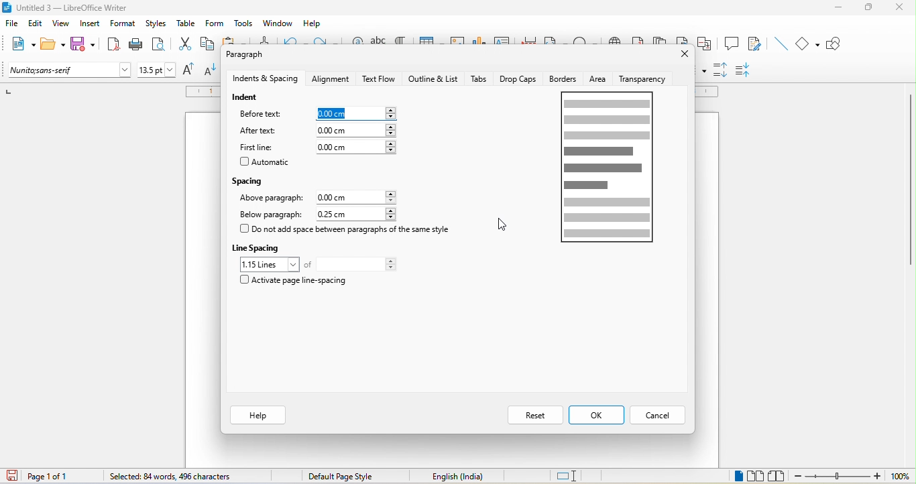  What do you see at coordinates (243, 229) in the screenshot?
I see `checkbox` at bounding box center [243, 229].